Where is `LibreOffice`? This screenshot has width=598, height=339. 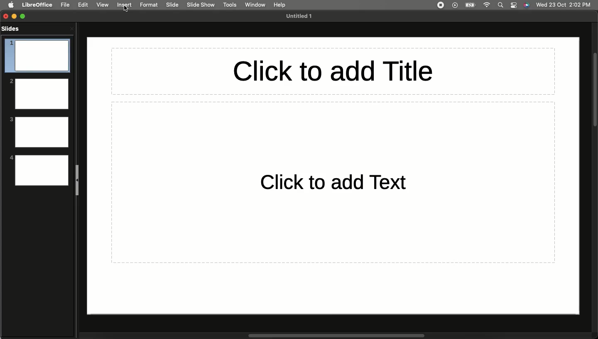
LibreOffice is located at coordinates (37, 5).